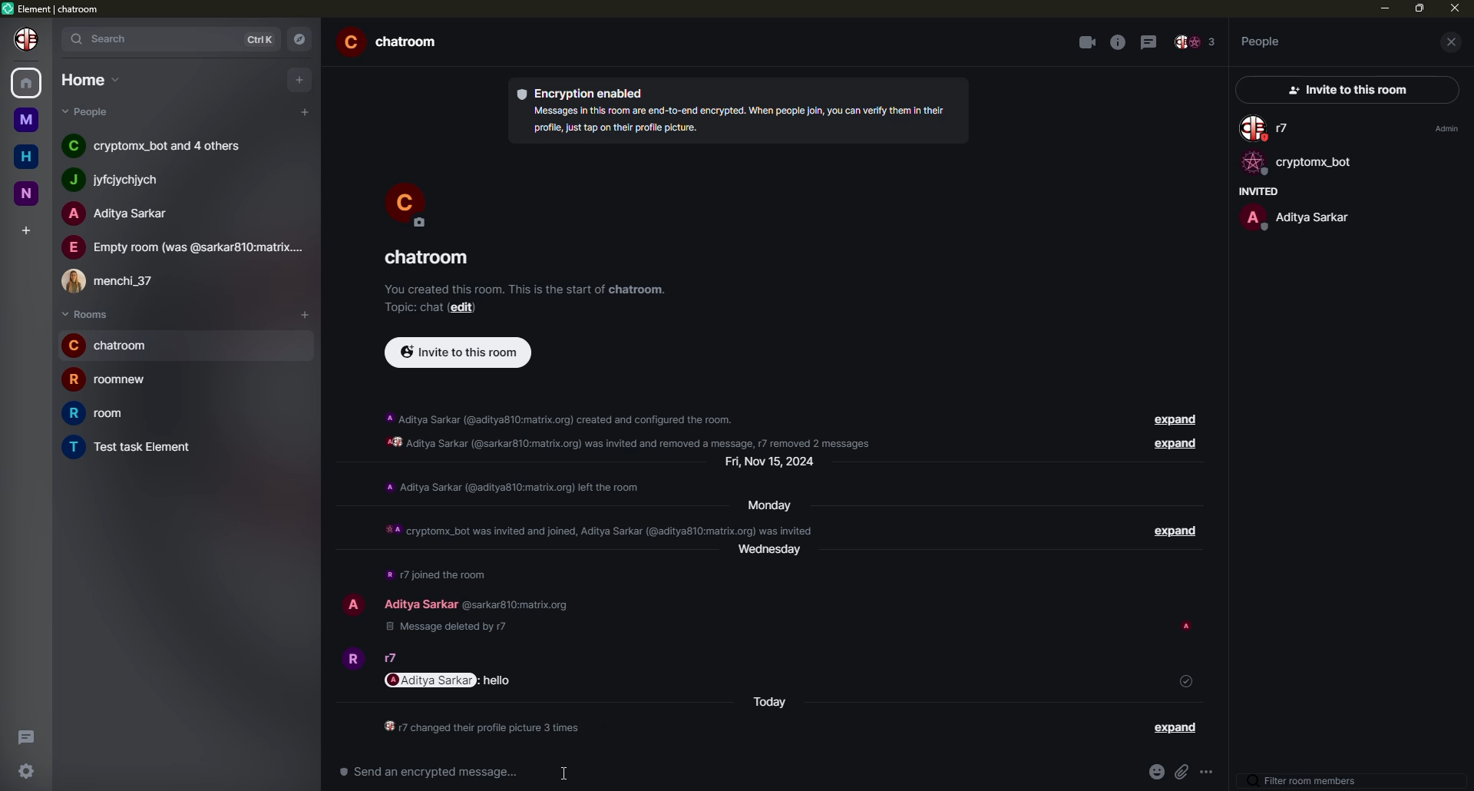 The width and height of the screenshot is (1474, 791). Describe the element at coordinates (107, 38) in the screenshot. I see `search` at that location.